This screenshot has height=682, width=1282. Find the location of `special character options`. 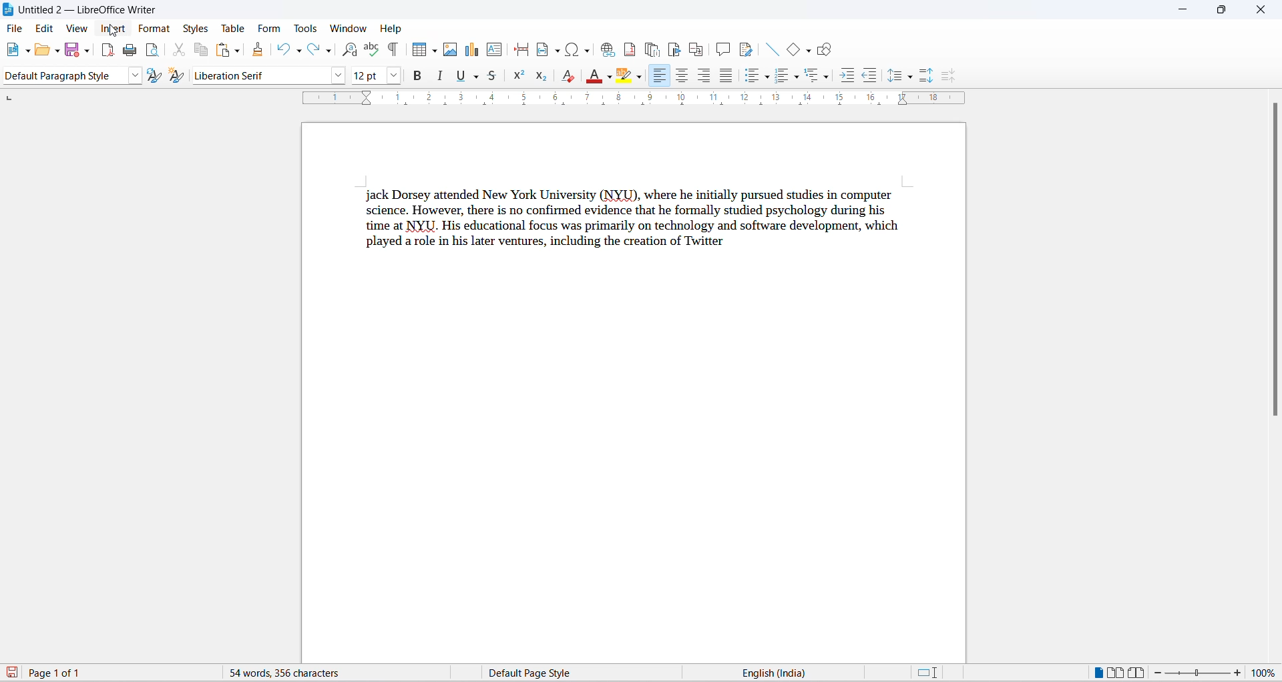

special character options is located at coordinates (587, 49).